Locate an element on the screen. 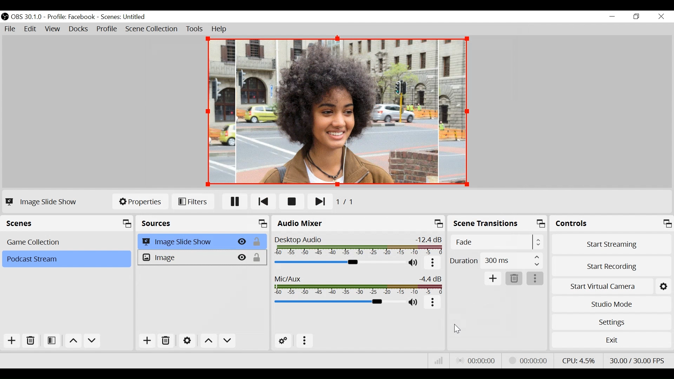  Open Scene Filter is located at coordinates (53, 341).